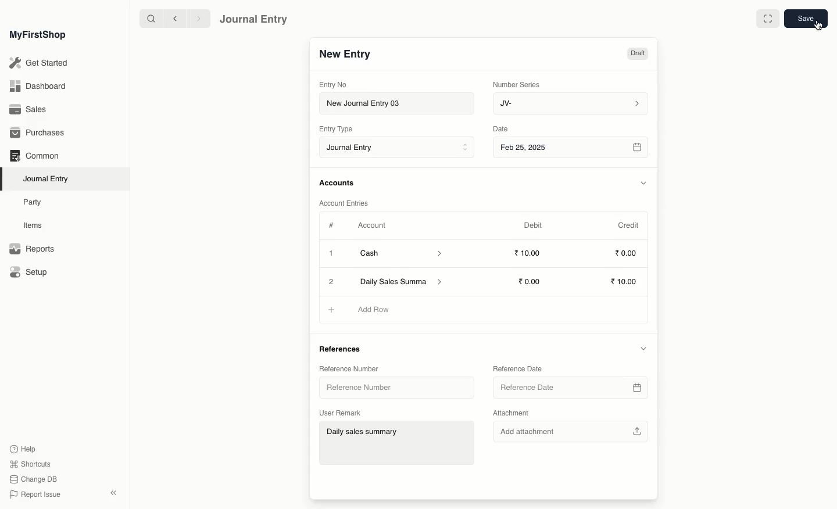 The height and width of the screenshot is (509, 837). I want to click on INCOME, so click(379, 310).